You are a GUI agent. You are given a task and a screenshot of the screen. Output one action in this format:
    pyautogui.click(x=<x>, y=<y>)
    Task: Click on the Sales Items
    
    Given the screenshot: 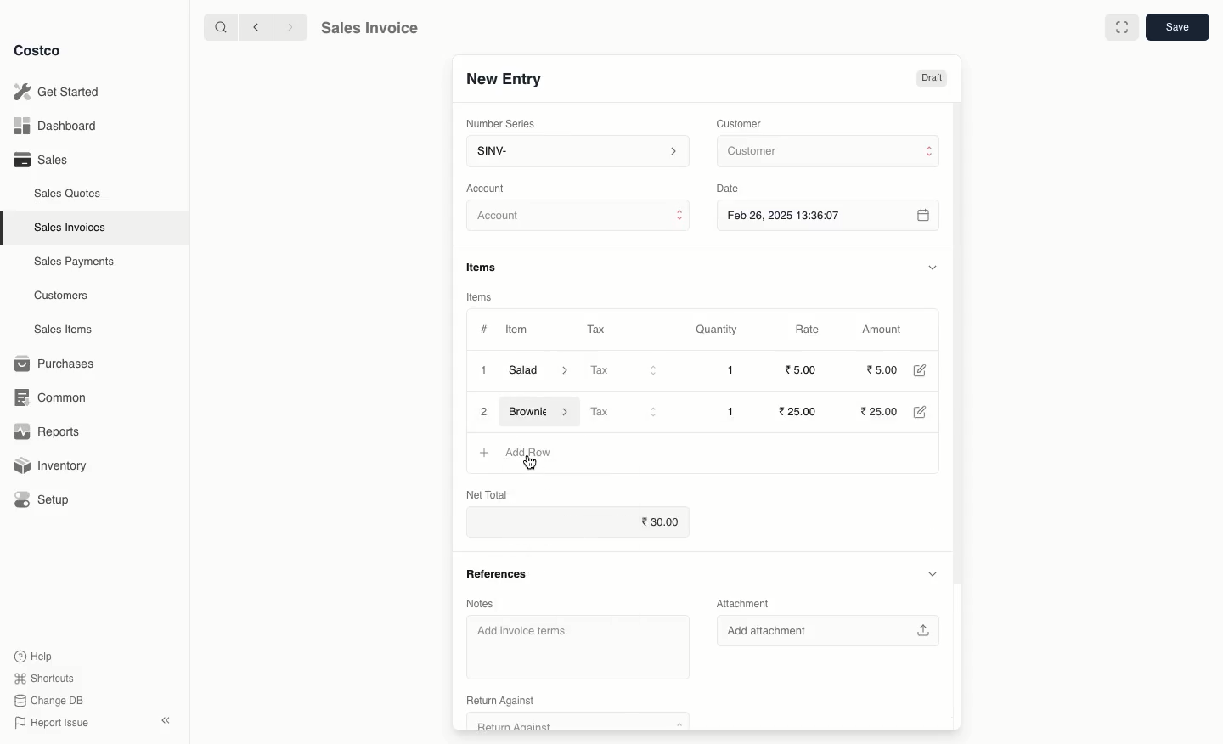 What is the action you would take?
    pyautogui.click(x=67, y=330)
    